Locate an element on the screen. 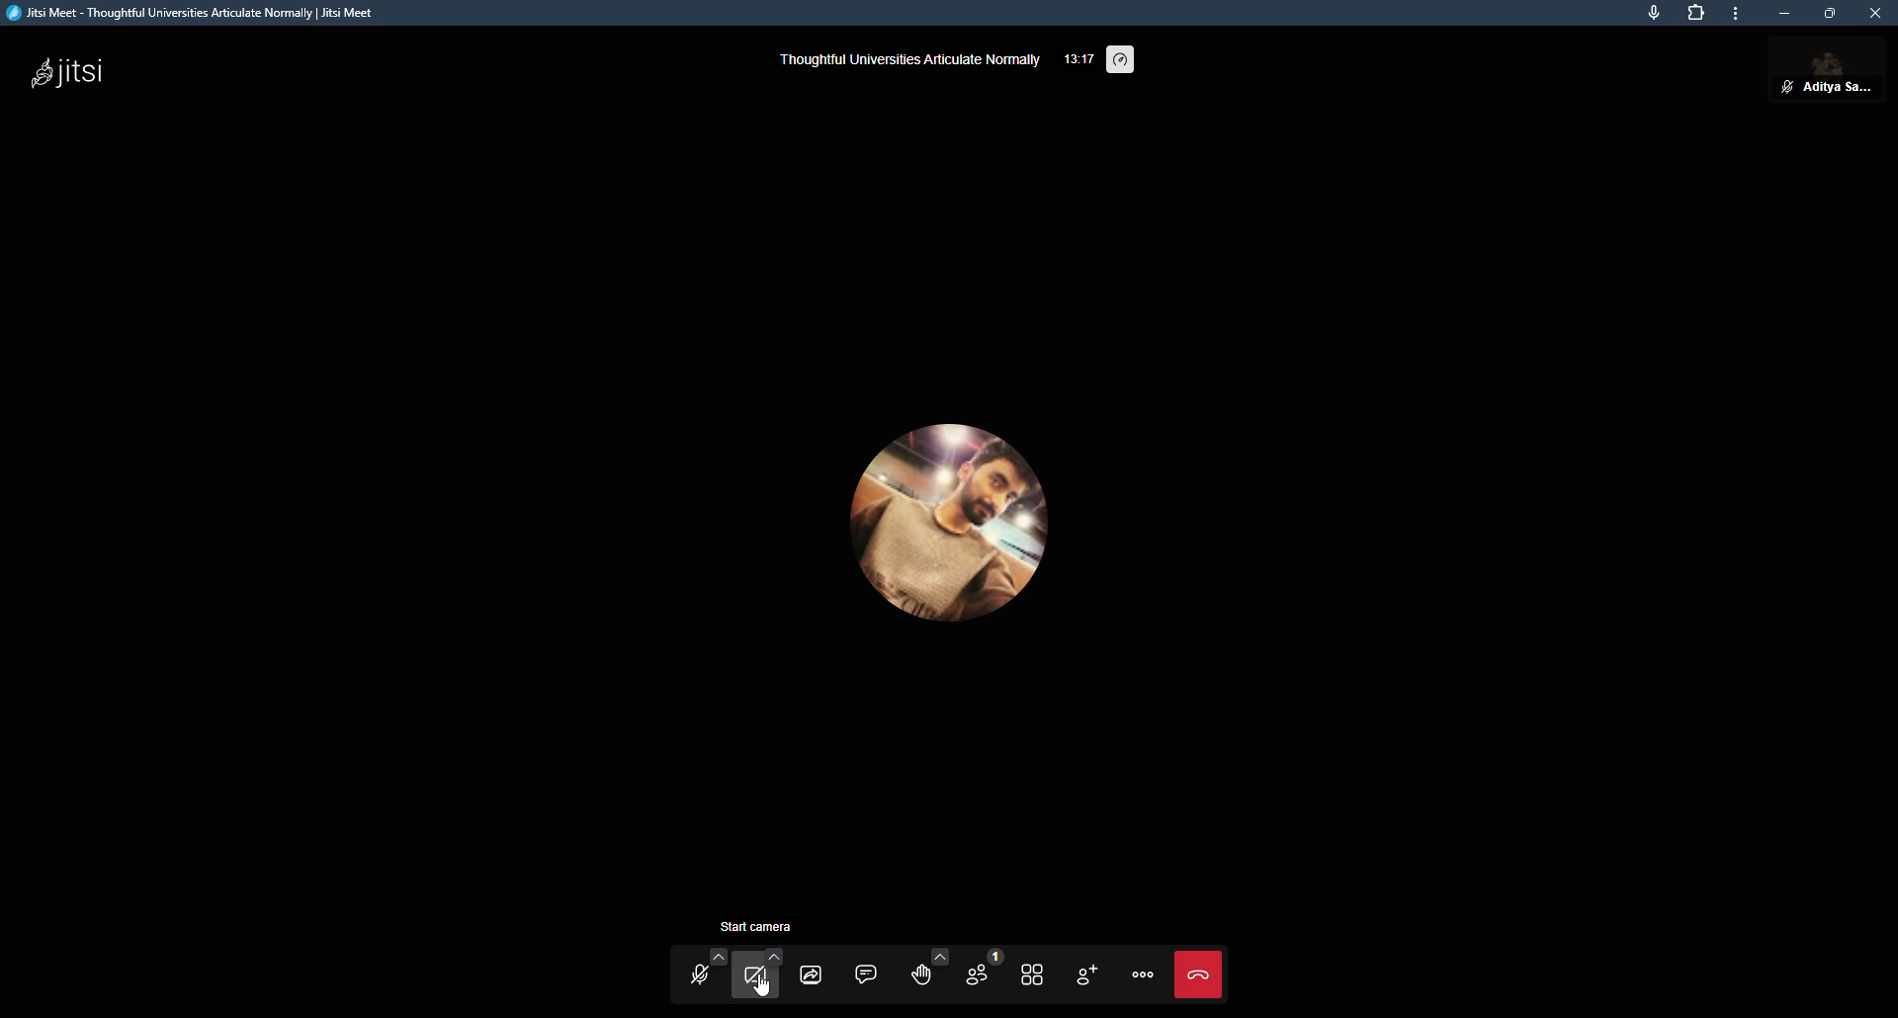 This screenshot has height=1018, width=1898. start camera is located at coordinates (756, 976).